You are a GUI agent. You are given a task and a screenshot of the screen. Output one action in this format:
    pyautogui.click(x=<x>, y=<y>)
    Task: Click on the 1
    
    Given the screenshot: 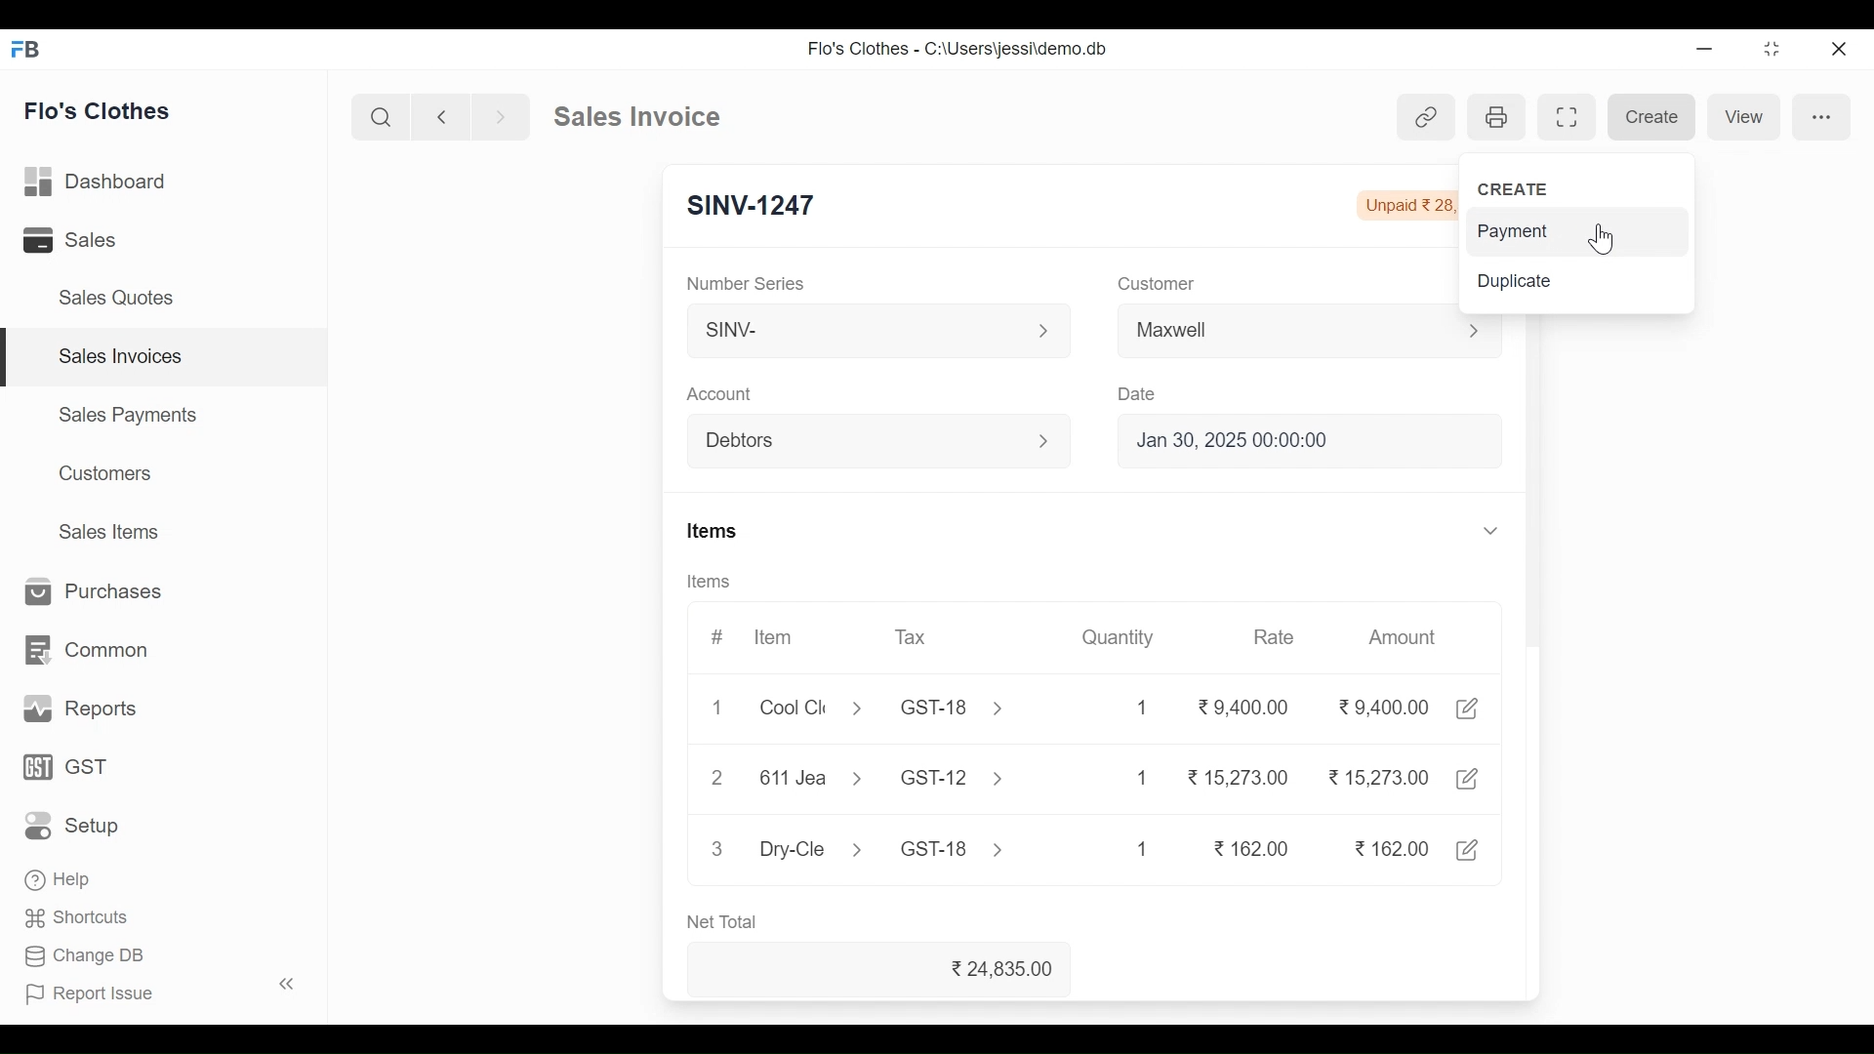 What is the action you would take?
    pyautogui.click(x=1139, y=778)
    